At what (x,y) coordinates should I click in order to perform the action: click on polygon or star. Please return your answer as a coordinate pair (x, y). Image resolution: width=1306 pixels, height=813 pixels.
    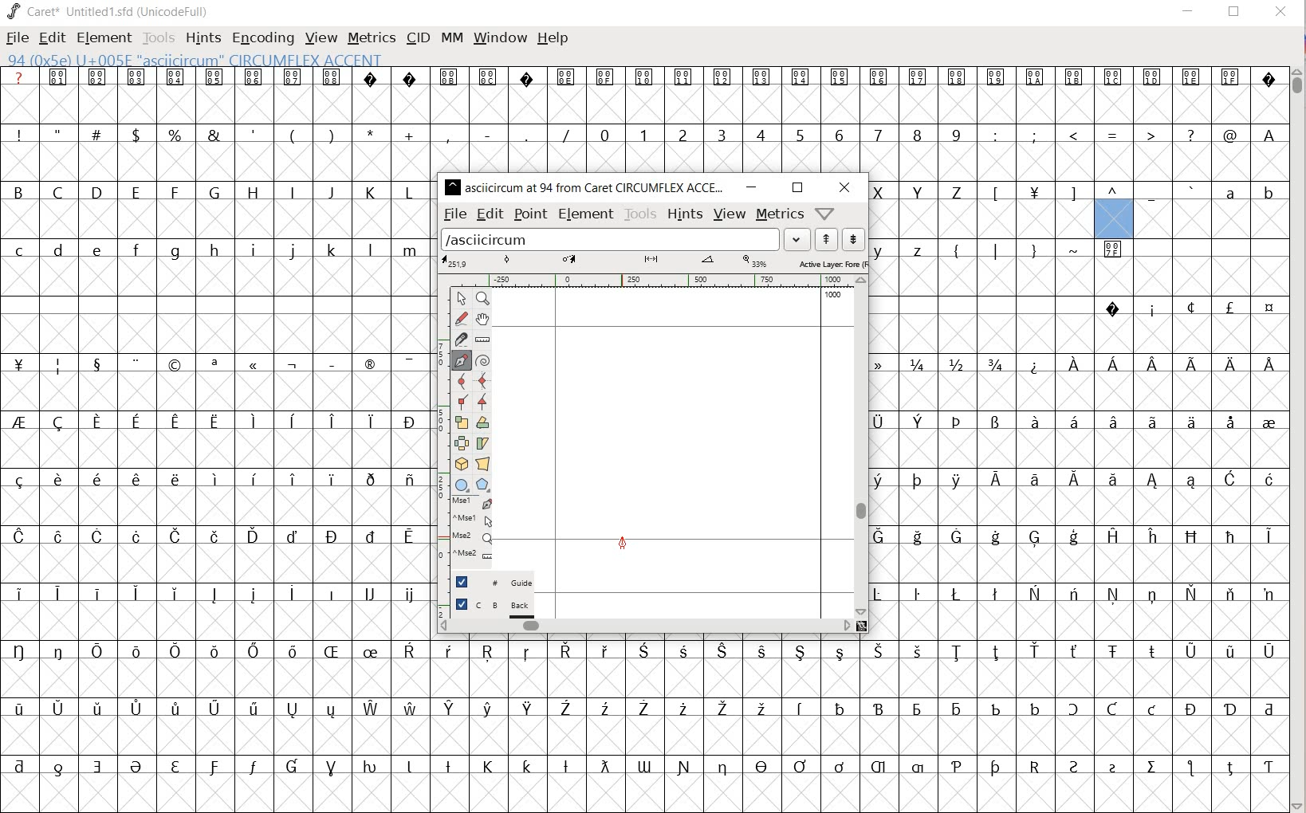
    Looking at the image, I should click on (482, 485).